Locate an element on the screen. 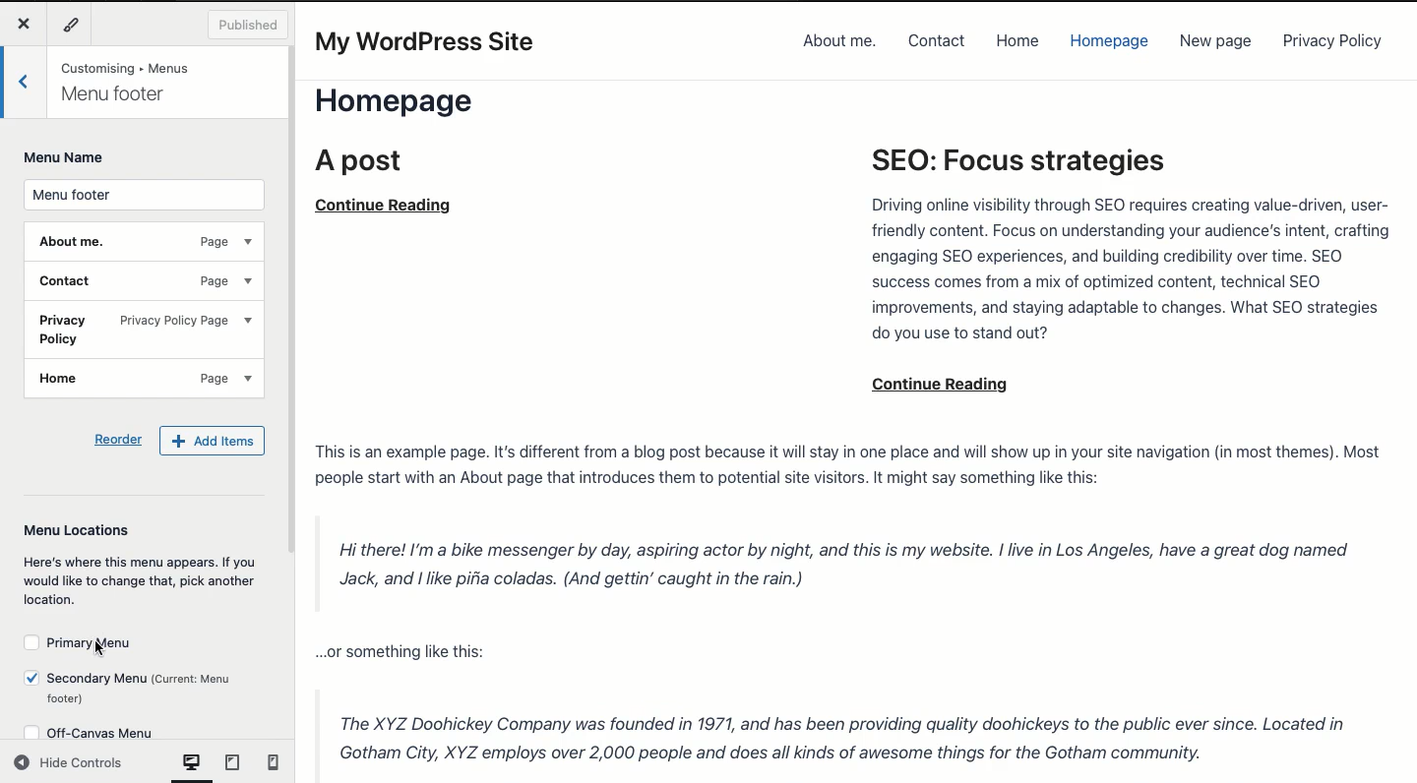 The image size is (1417, 783). Primary menu is located at coordinates (80, 644).